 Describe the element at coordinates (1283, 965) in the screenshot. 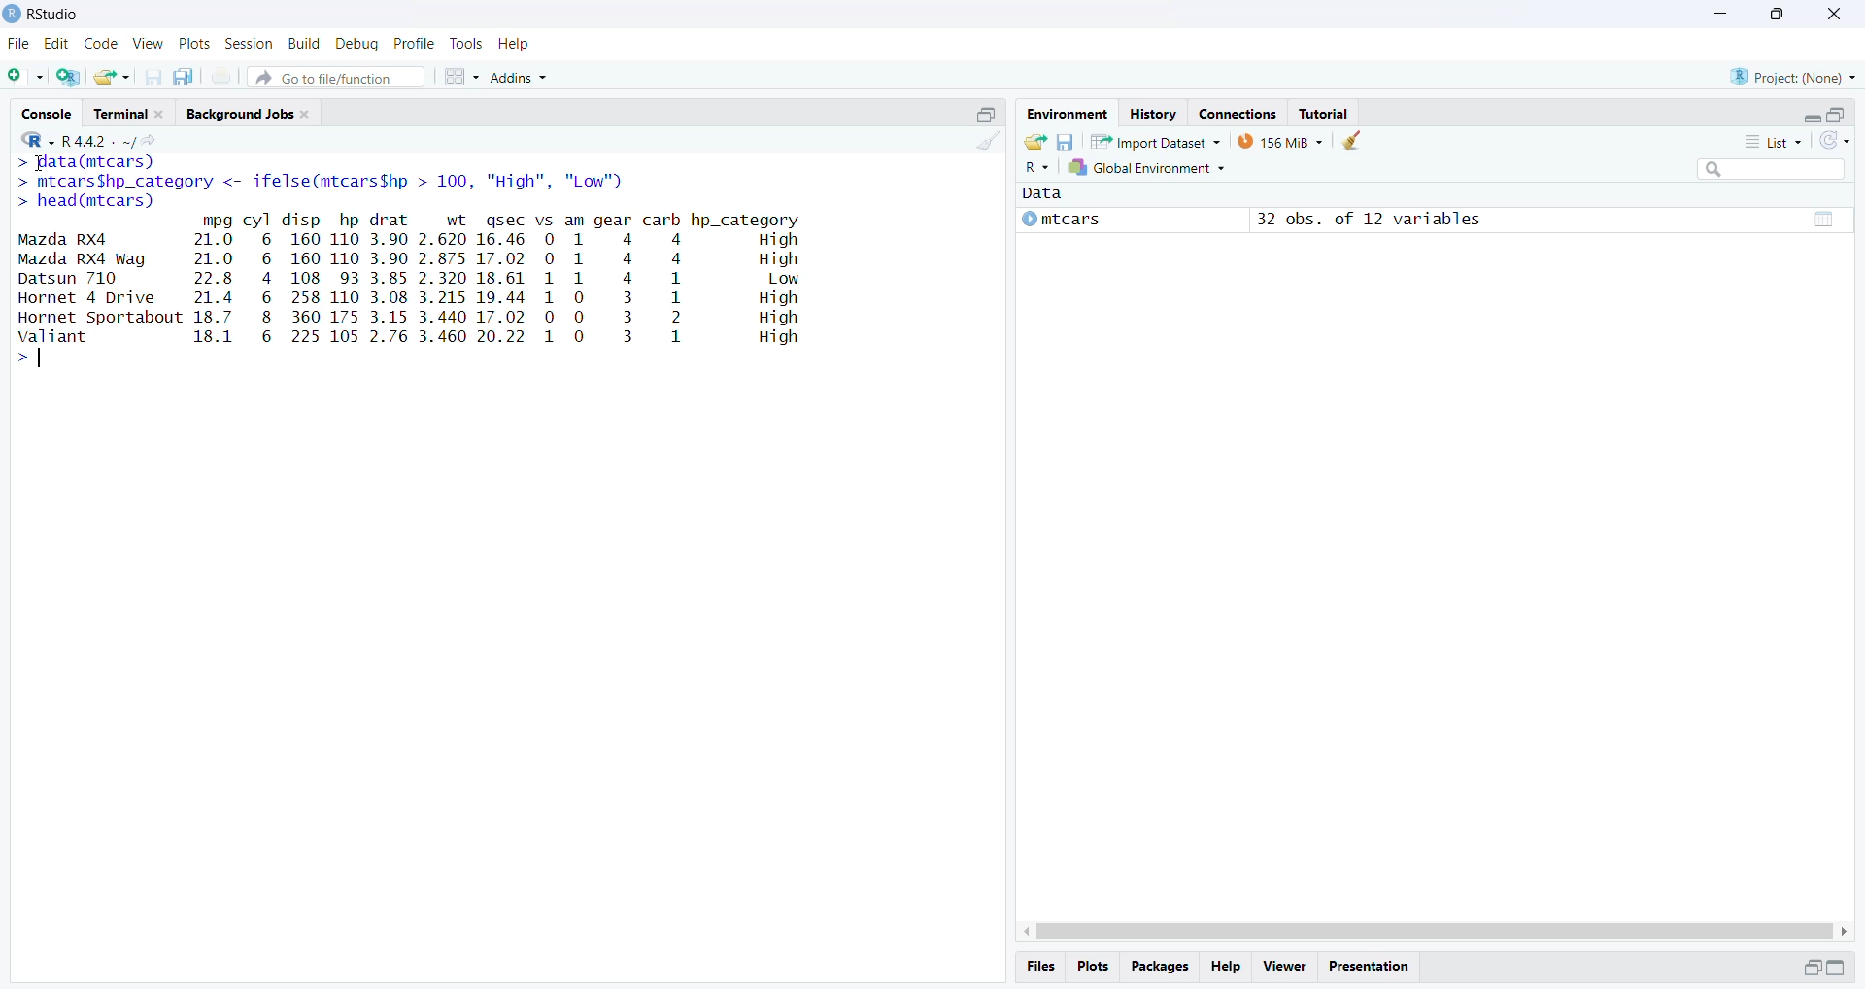

I see `View` at that location.